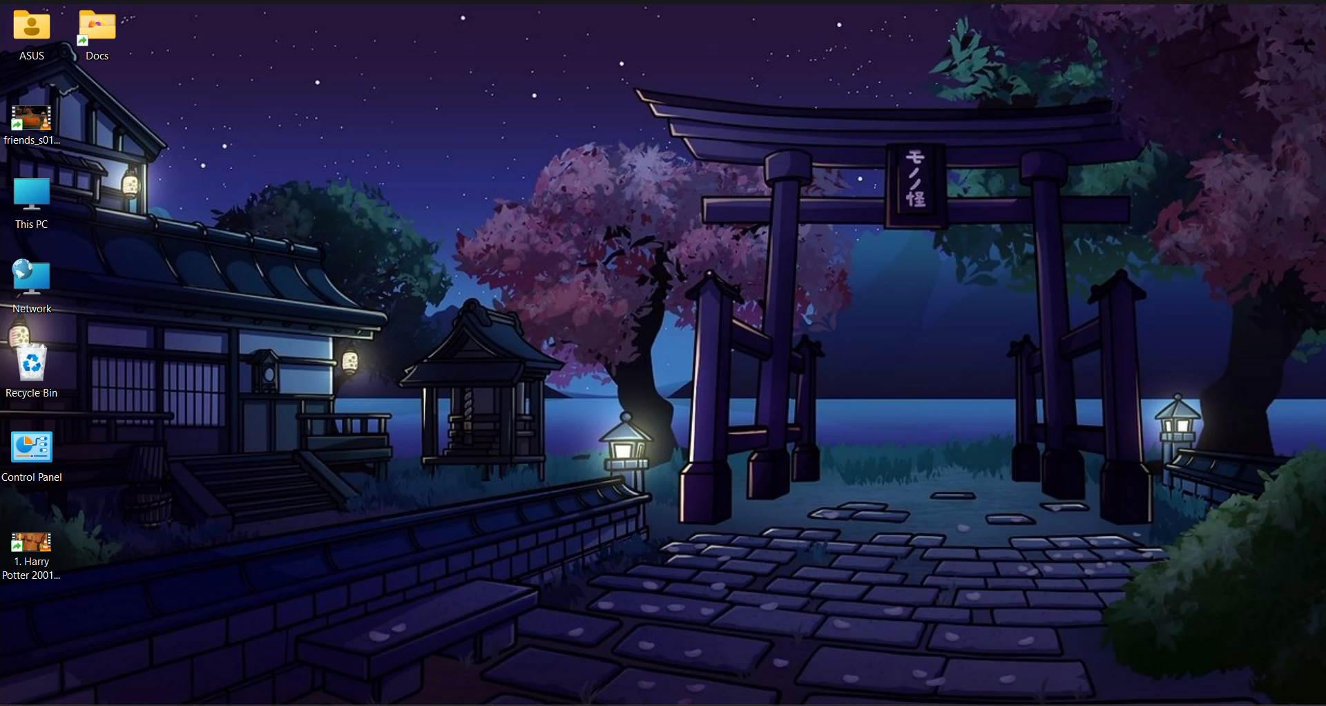 This screenshot has height=706, width=1326. I want to click on ASUS, so click(30, 38).